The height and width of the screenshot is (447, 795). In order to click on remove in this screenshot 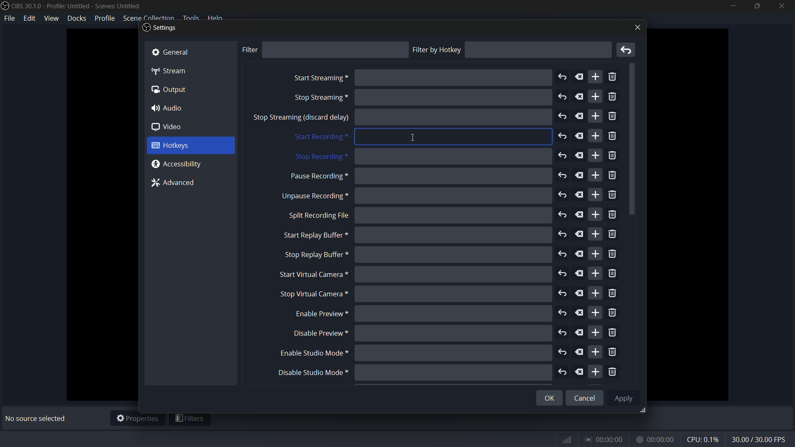, I will do `click(614, 215)`.